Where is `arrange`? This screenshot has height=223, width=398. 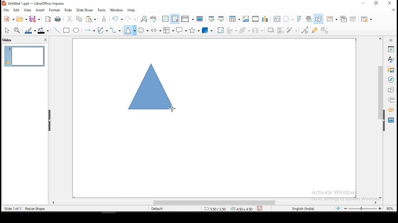 arrange is located at coordinates (245, 30).